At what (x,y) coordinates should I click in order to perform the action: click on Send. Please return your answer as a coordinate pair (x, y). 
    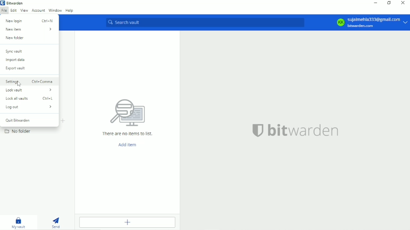
    Looking at the image, I should click on (58, 223).